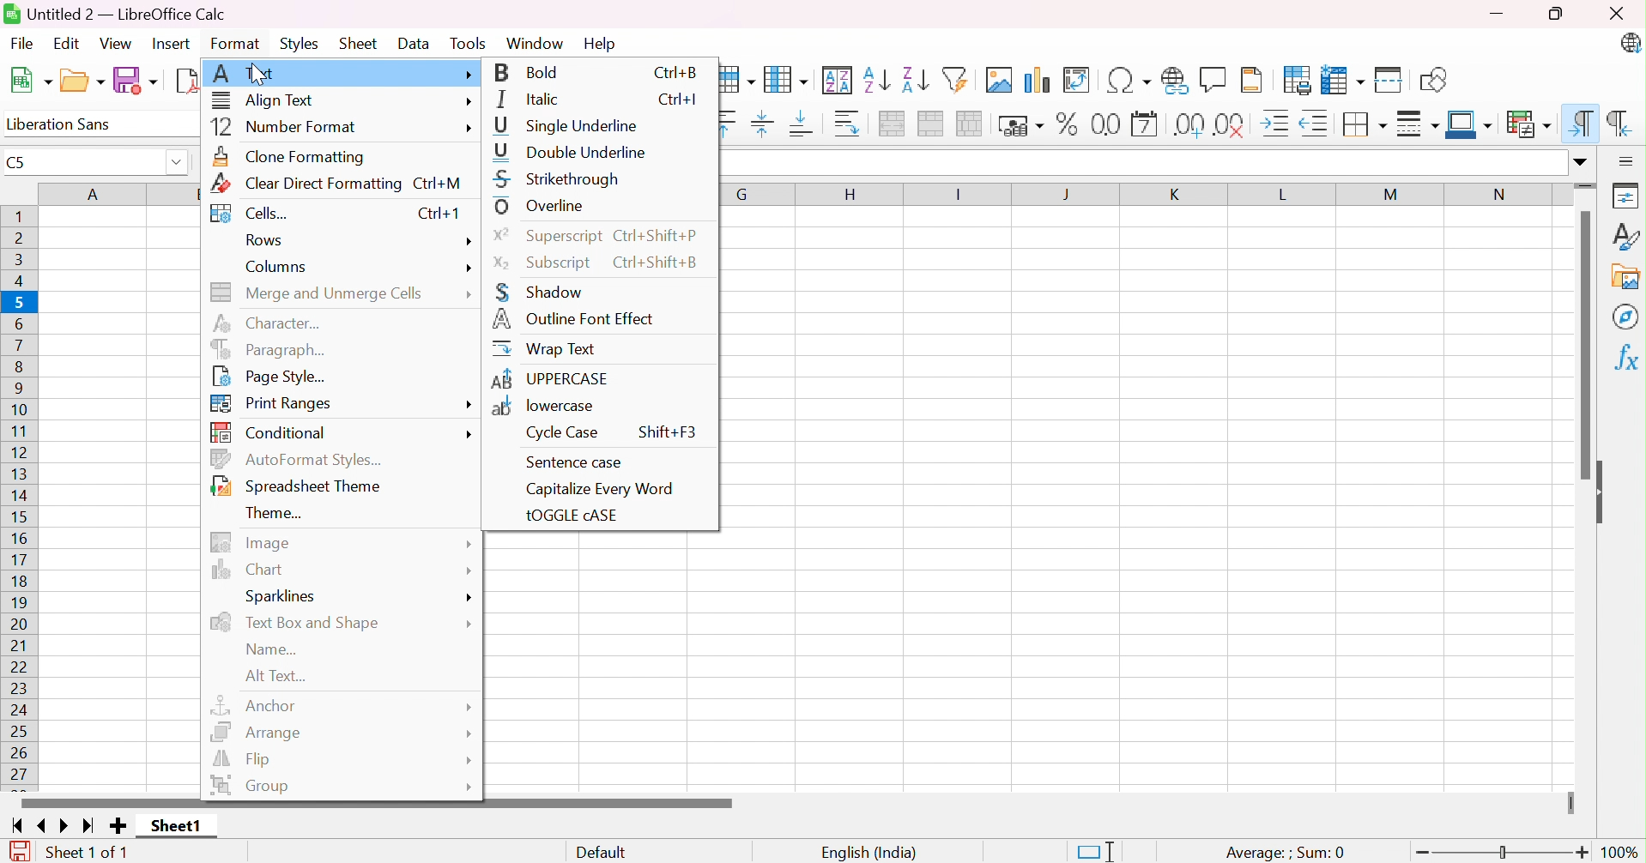  I want to click on More, so click(469, 570).